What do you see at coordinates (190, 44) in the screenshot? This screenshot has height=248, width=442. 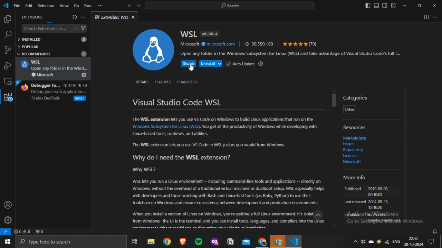 I see `Microsoft` at bounding box center [190, 44].